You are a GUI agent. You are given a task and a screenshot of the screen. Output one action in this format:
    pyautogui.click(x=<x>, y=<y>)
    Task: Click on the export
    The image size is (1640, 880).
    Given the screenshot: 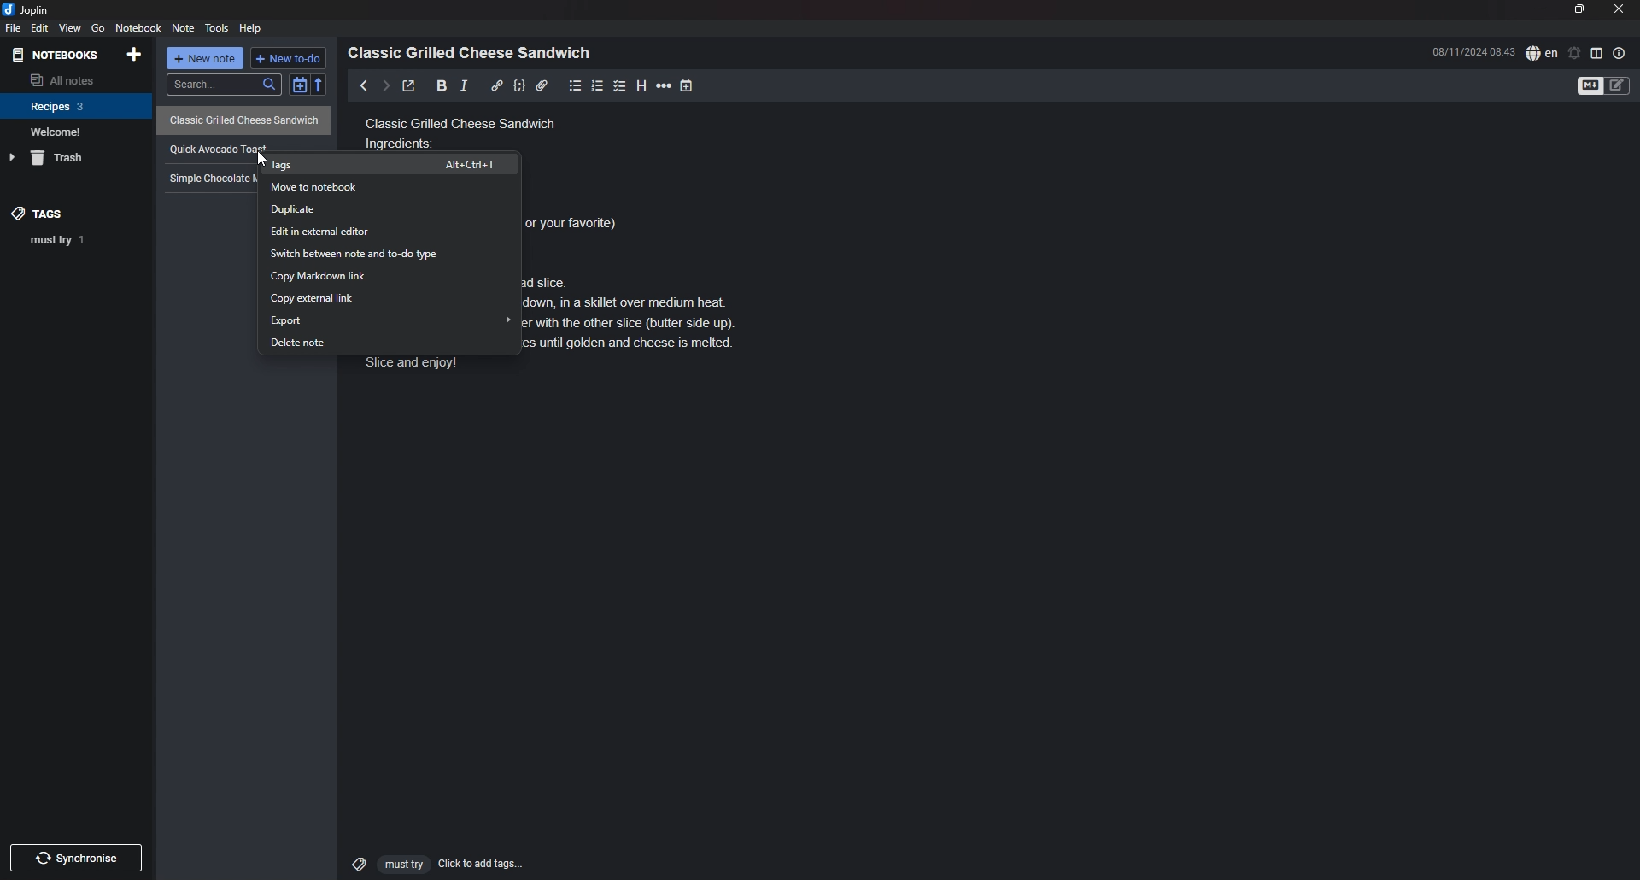 What is the action you would take?
    pyautogui.click(x=389, y=320)
    